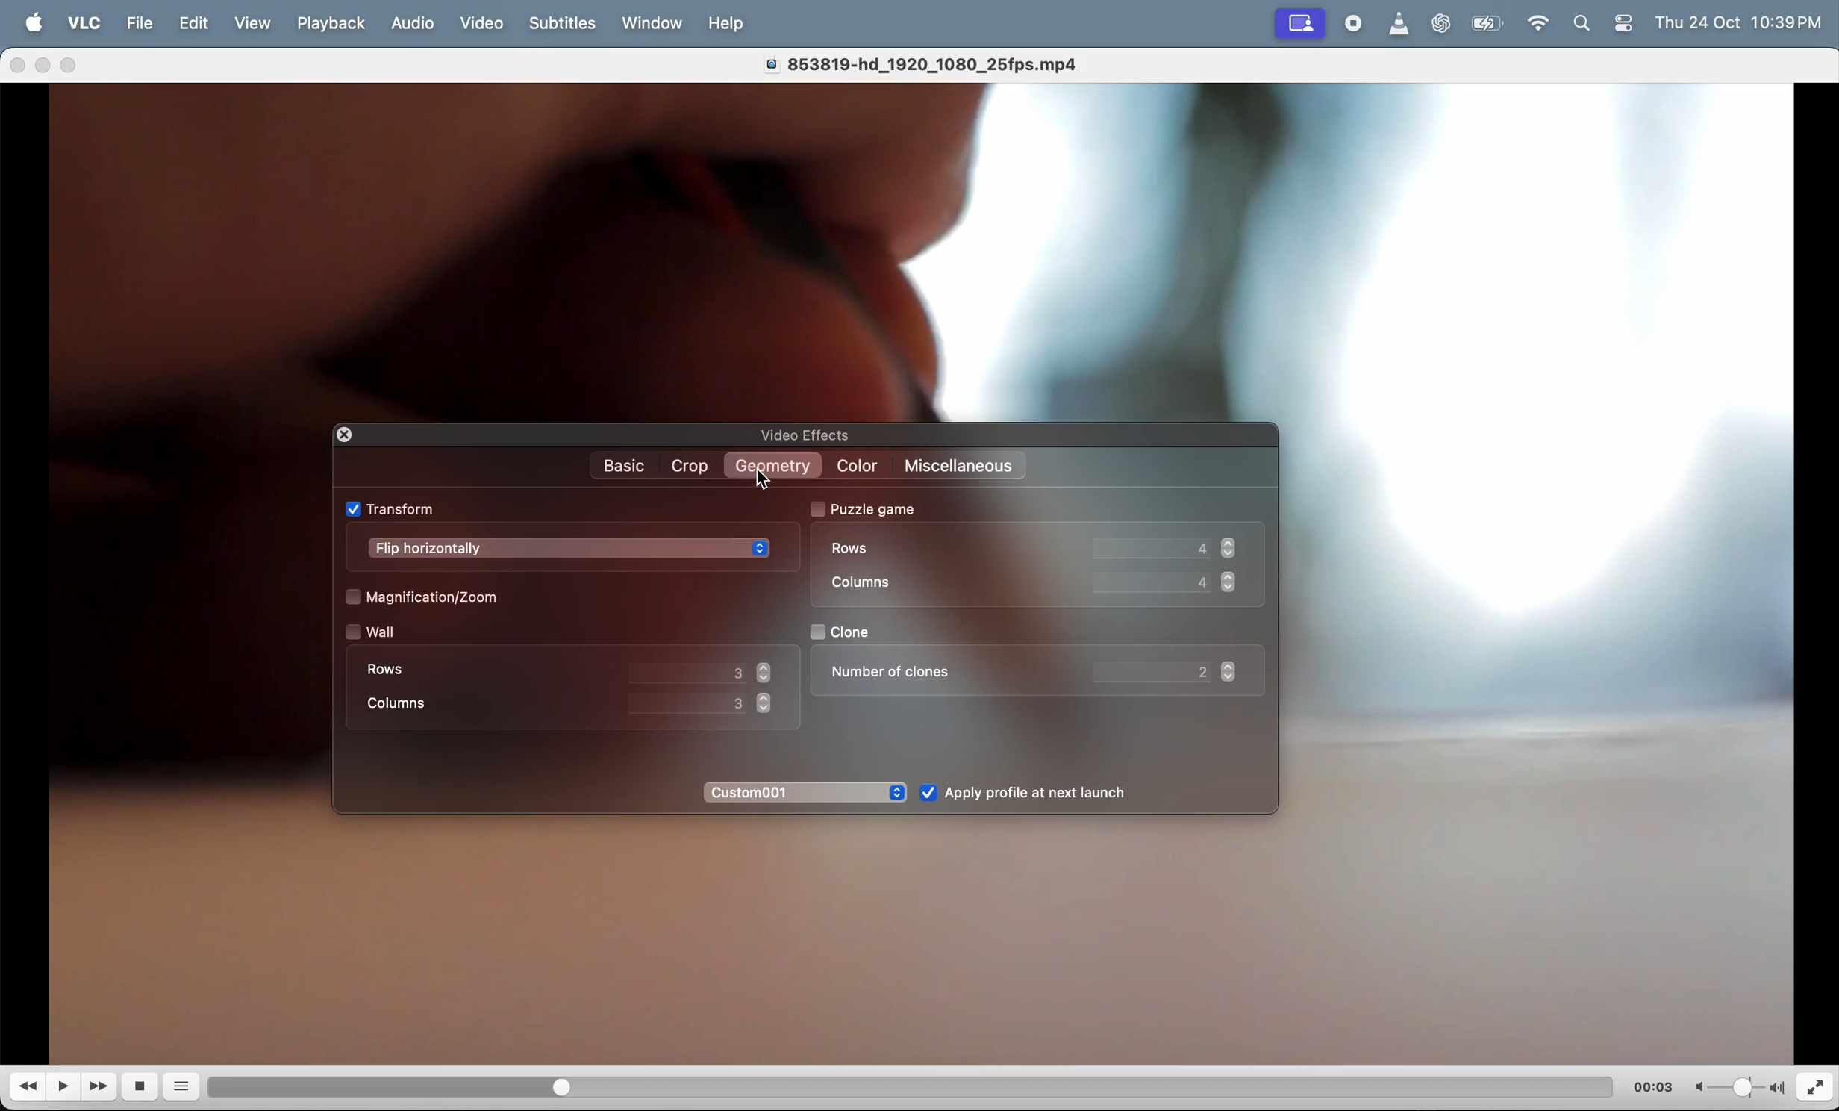 This screenshot has height=1111, width=1839. I want to click on apple widgets, so click(1605, 24).